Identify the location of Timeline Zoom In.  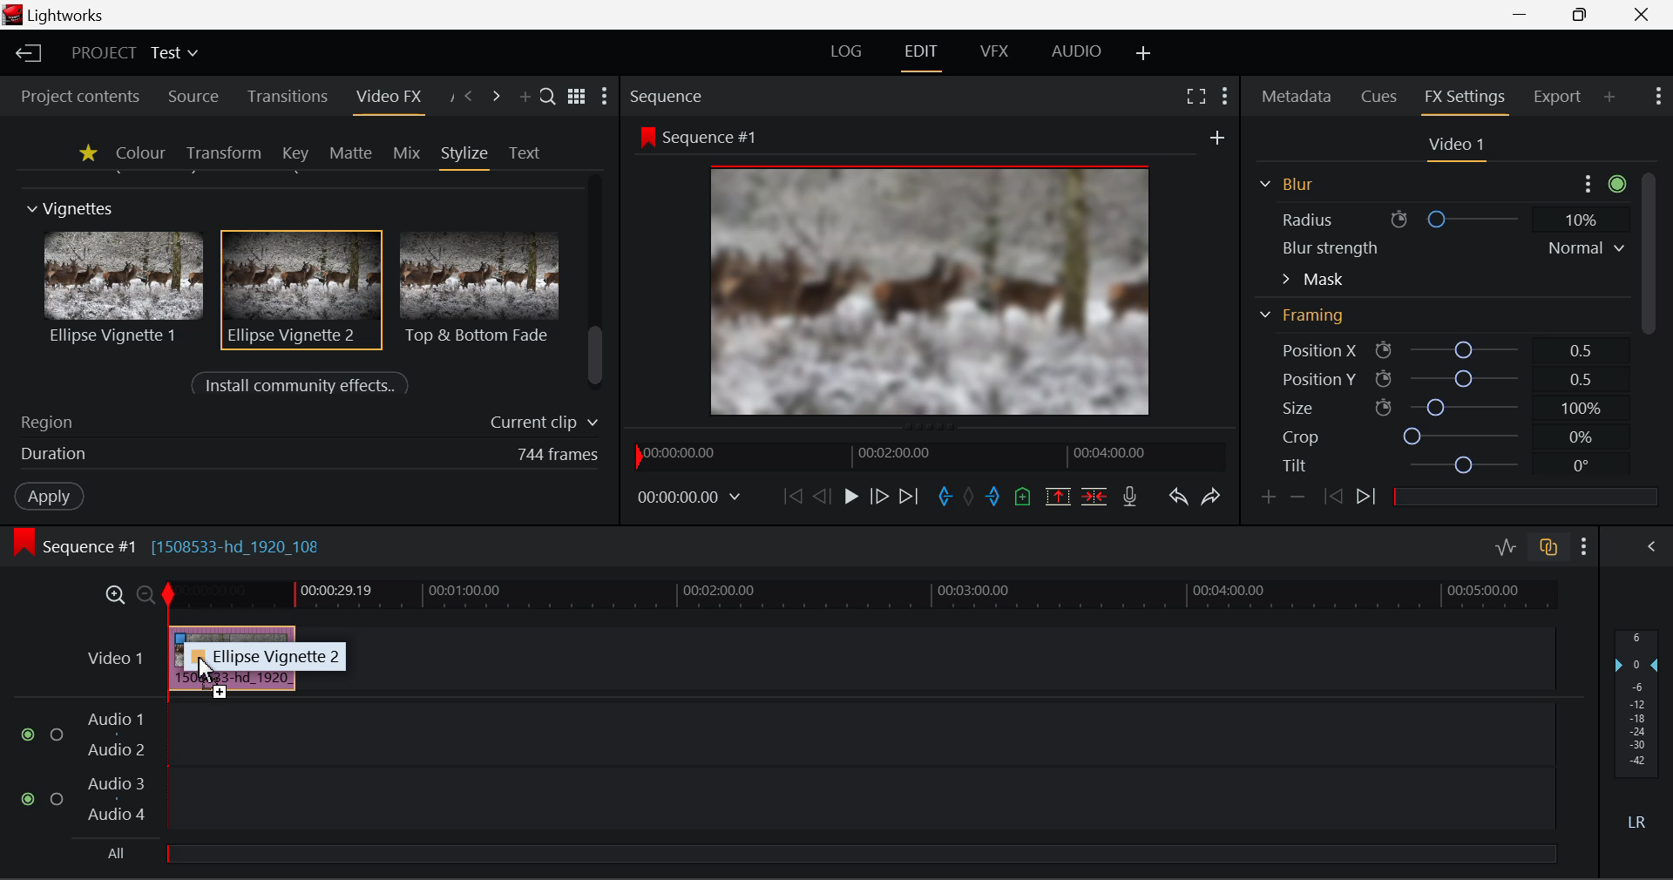
(114, 595).